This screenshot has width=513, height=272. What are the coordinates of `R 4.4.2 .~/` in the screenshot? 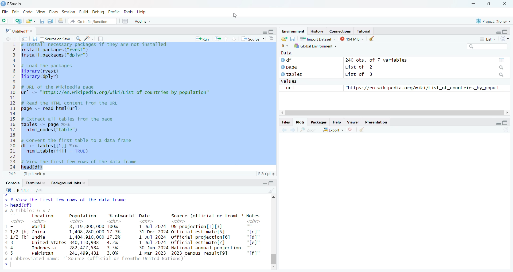 It's located at (32, 190).